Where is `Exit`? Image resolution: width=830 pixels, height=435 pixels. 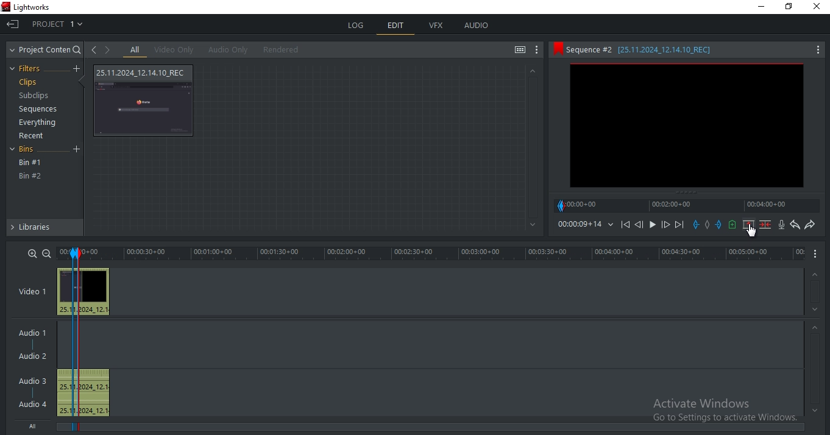 Exit is located at coordinates (13, 23).